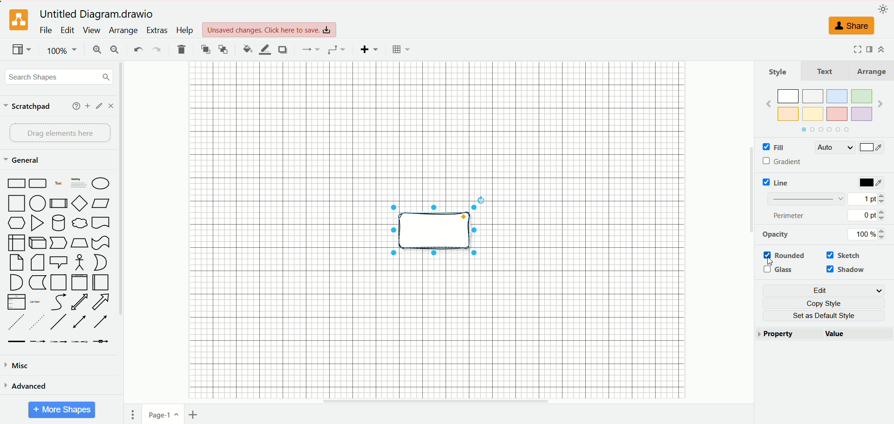 The height and width of the screenshot is (424, 894). Describe the element at coordinates (772, 148) in the screenshot. I see `fill` at that location.